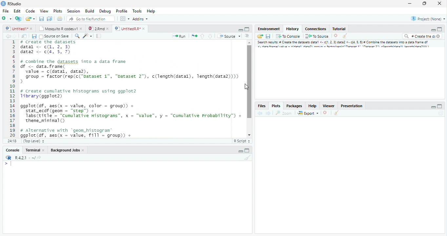 Image resolution: width=447 pixels, height=236 pixels. I want to click on Connections, so click(316, 29).